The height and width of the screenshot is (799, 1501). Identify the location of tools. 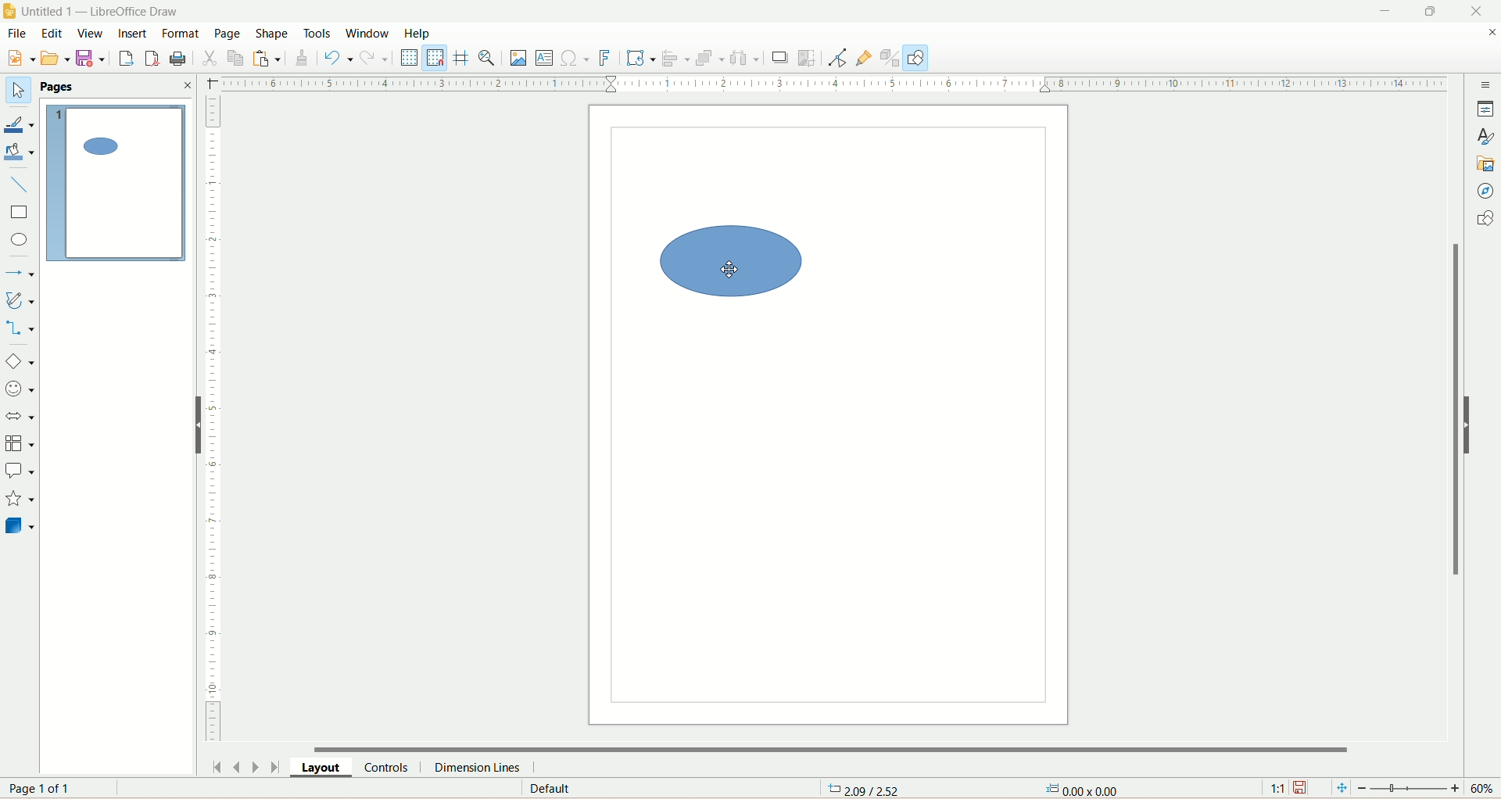
(317, 35).